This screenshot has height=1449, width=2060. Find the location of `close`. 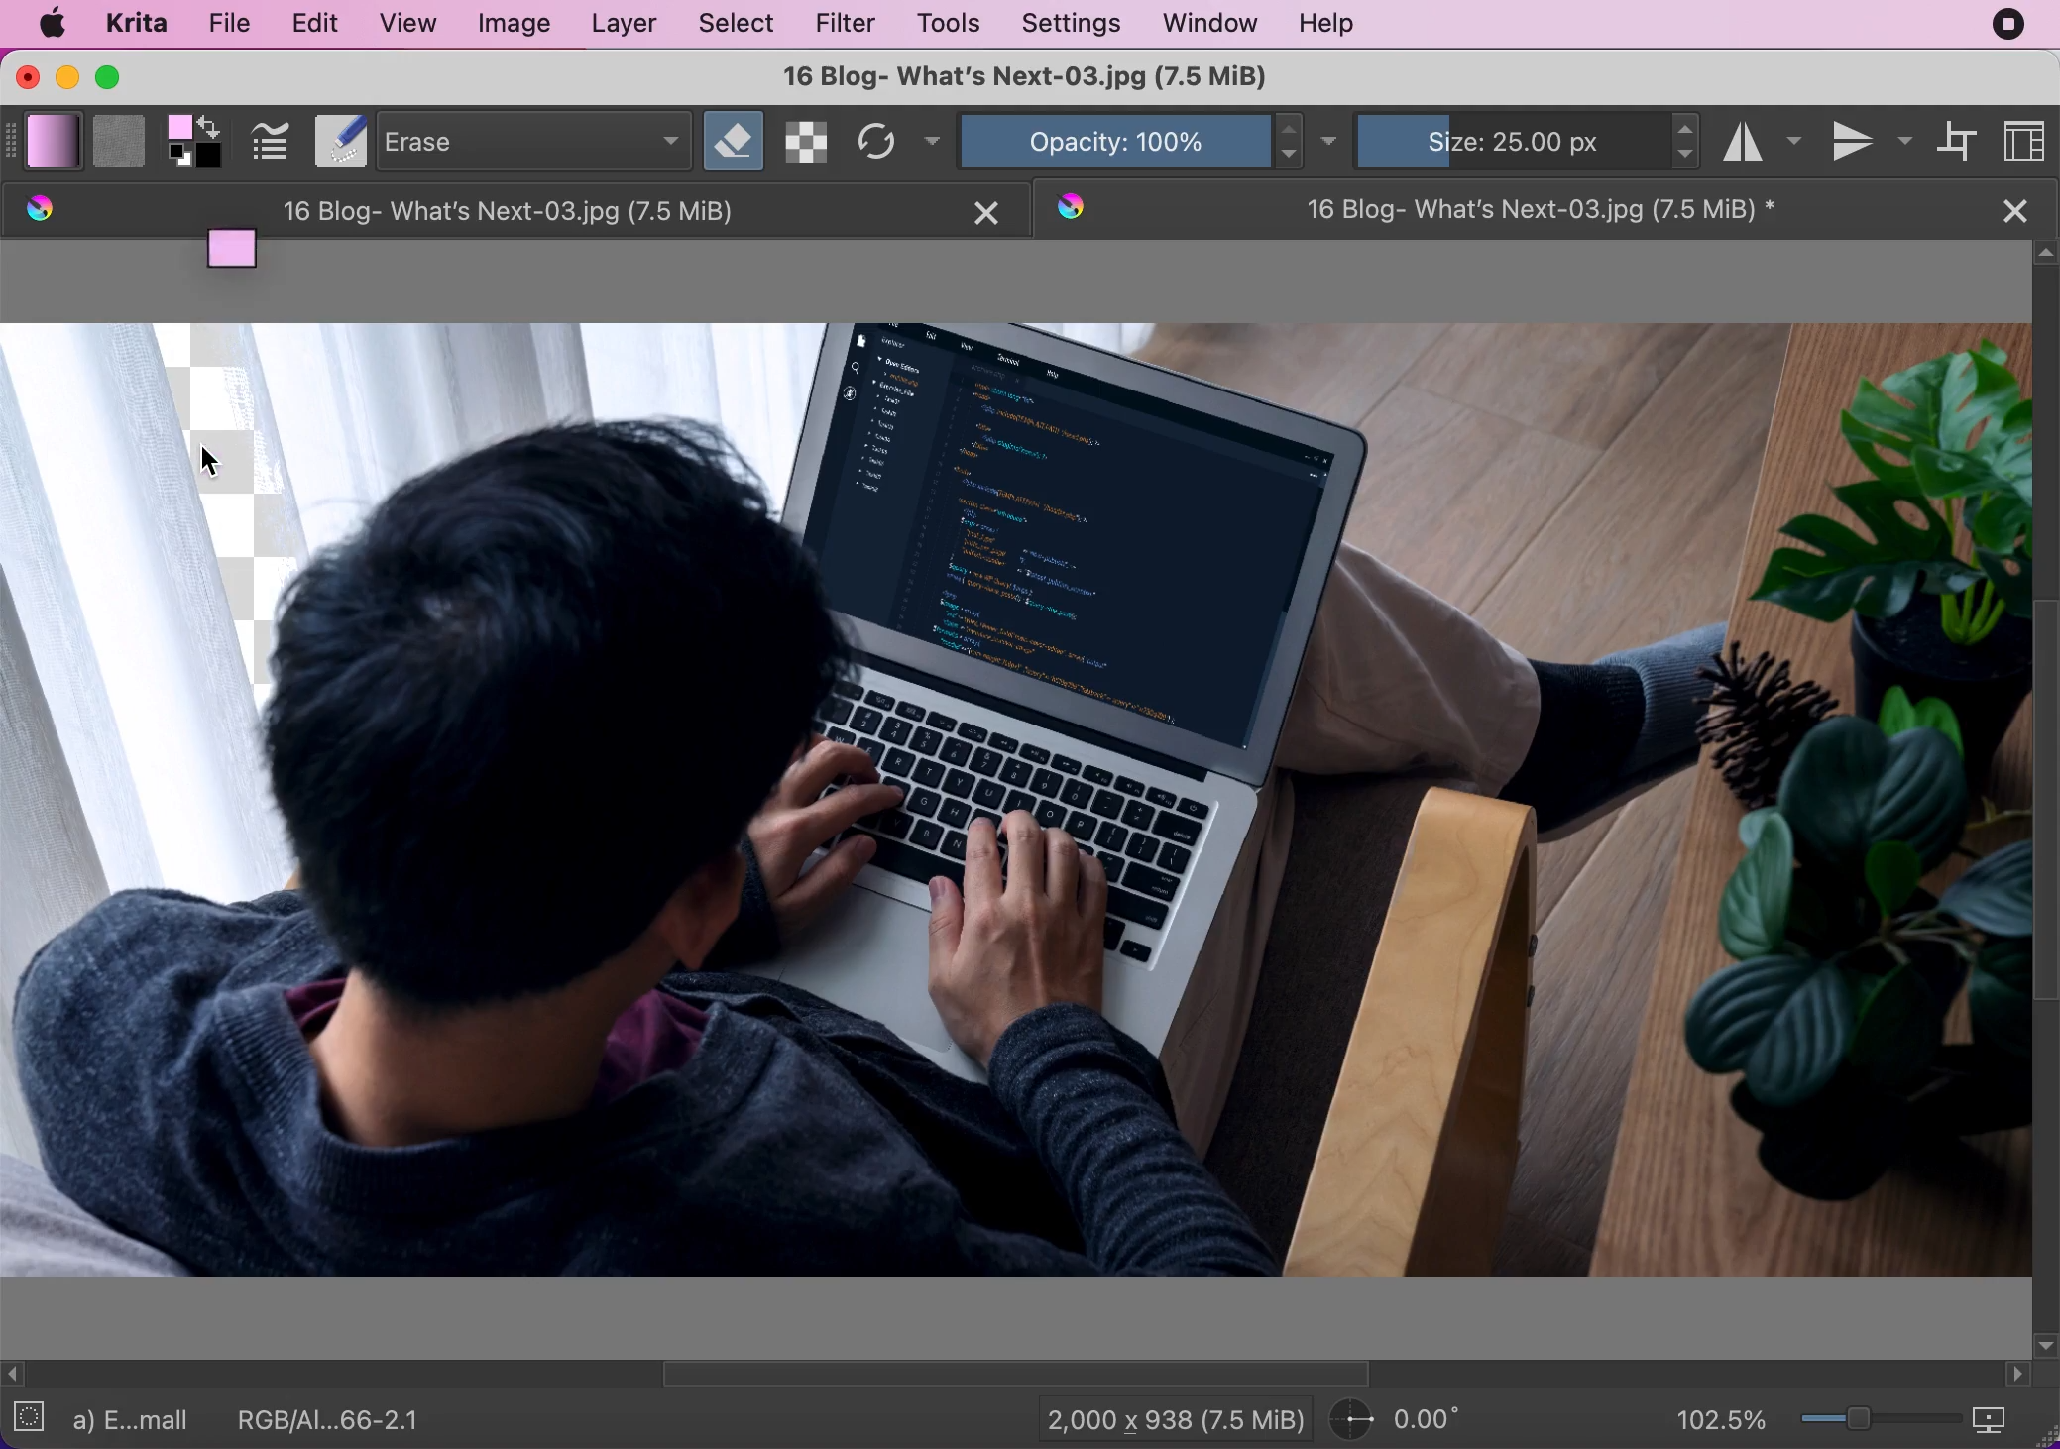

close is located at coordinates (985, 214).